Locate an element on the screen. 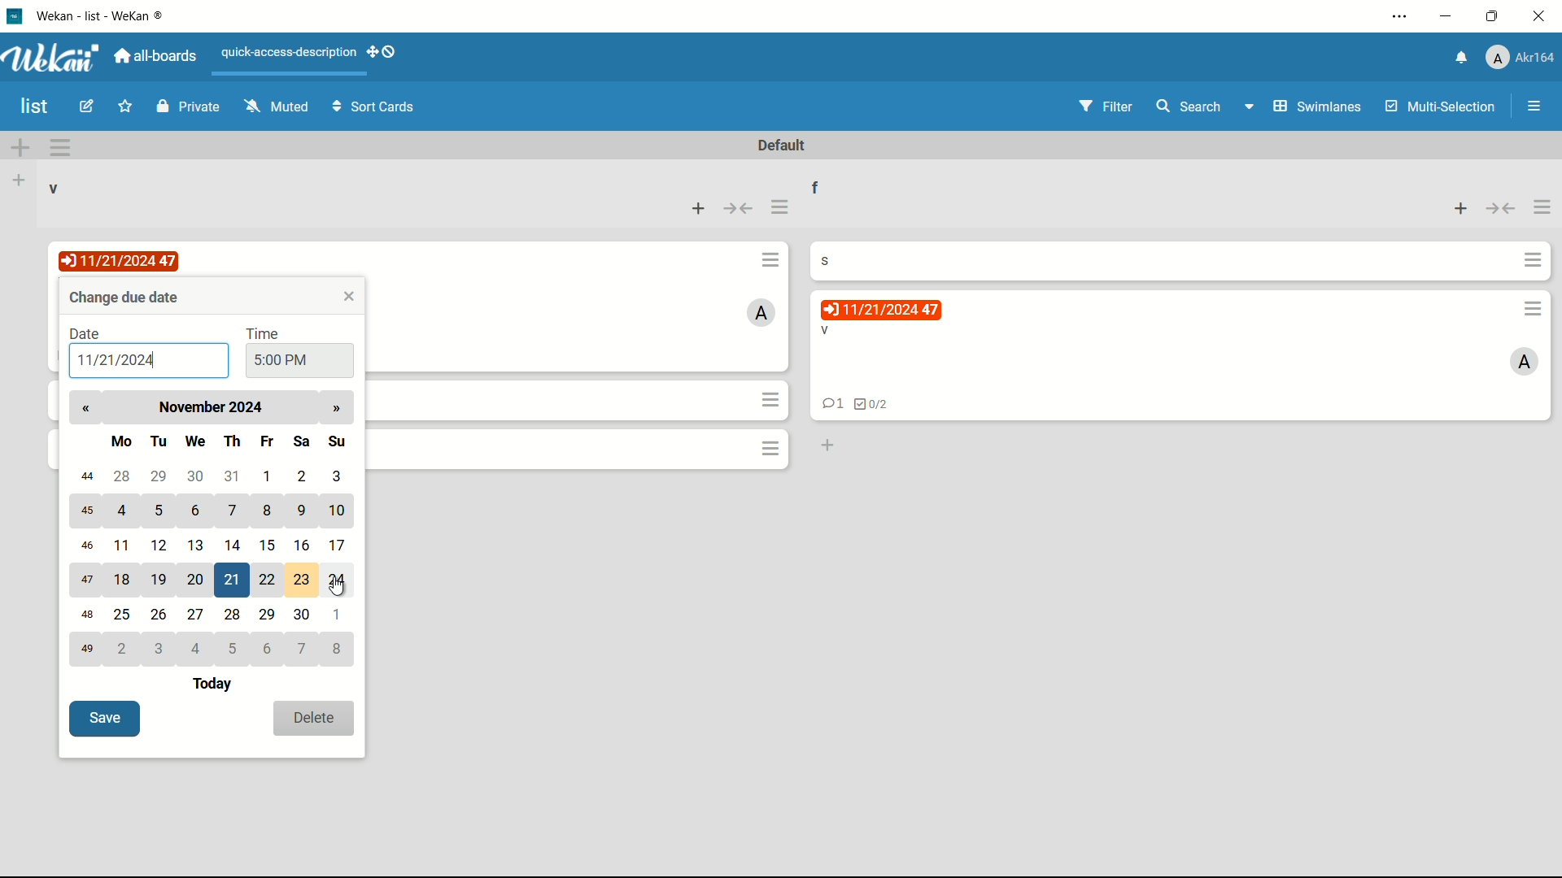 The width and height of the screenshot is (1562, 878). 19 is located at coordinates (161, 580).